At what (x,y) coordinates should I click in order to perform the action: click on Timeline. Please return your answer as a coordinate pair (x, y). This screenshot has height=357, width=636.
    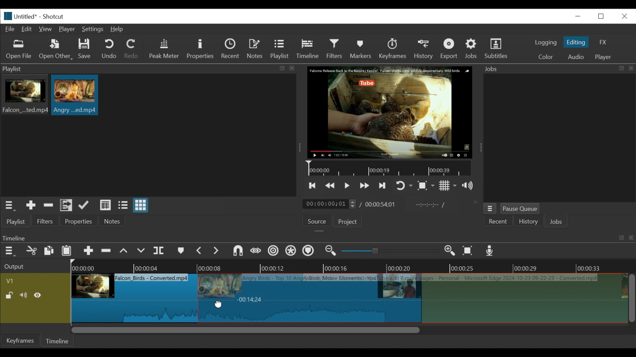
    Looking at the image, I should click on (391, 169).